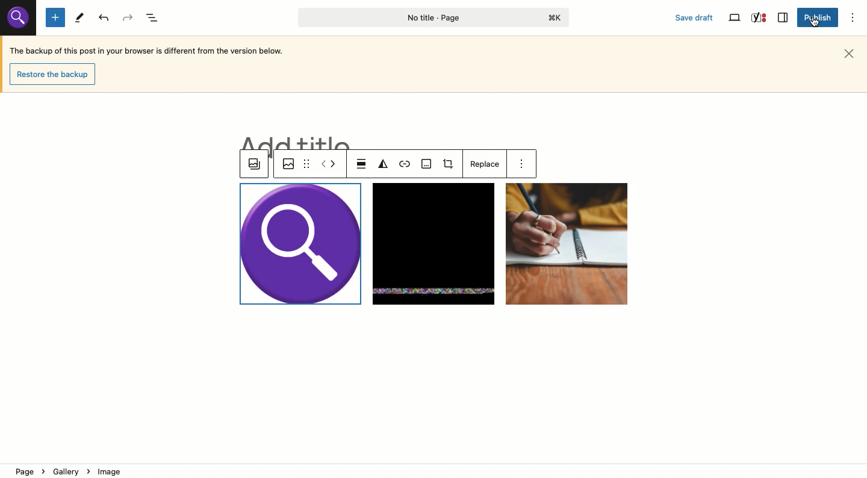 Image resolution: width=867 pixels, height=478 pixels. Describe the element at coordinates (155, 51) in the screenshot. I see `he backup of this post in your browser is different from the version below.` at that location.